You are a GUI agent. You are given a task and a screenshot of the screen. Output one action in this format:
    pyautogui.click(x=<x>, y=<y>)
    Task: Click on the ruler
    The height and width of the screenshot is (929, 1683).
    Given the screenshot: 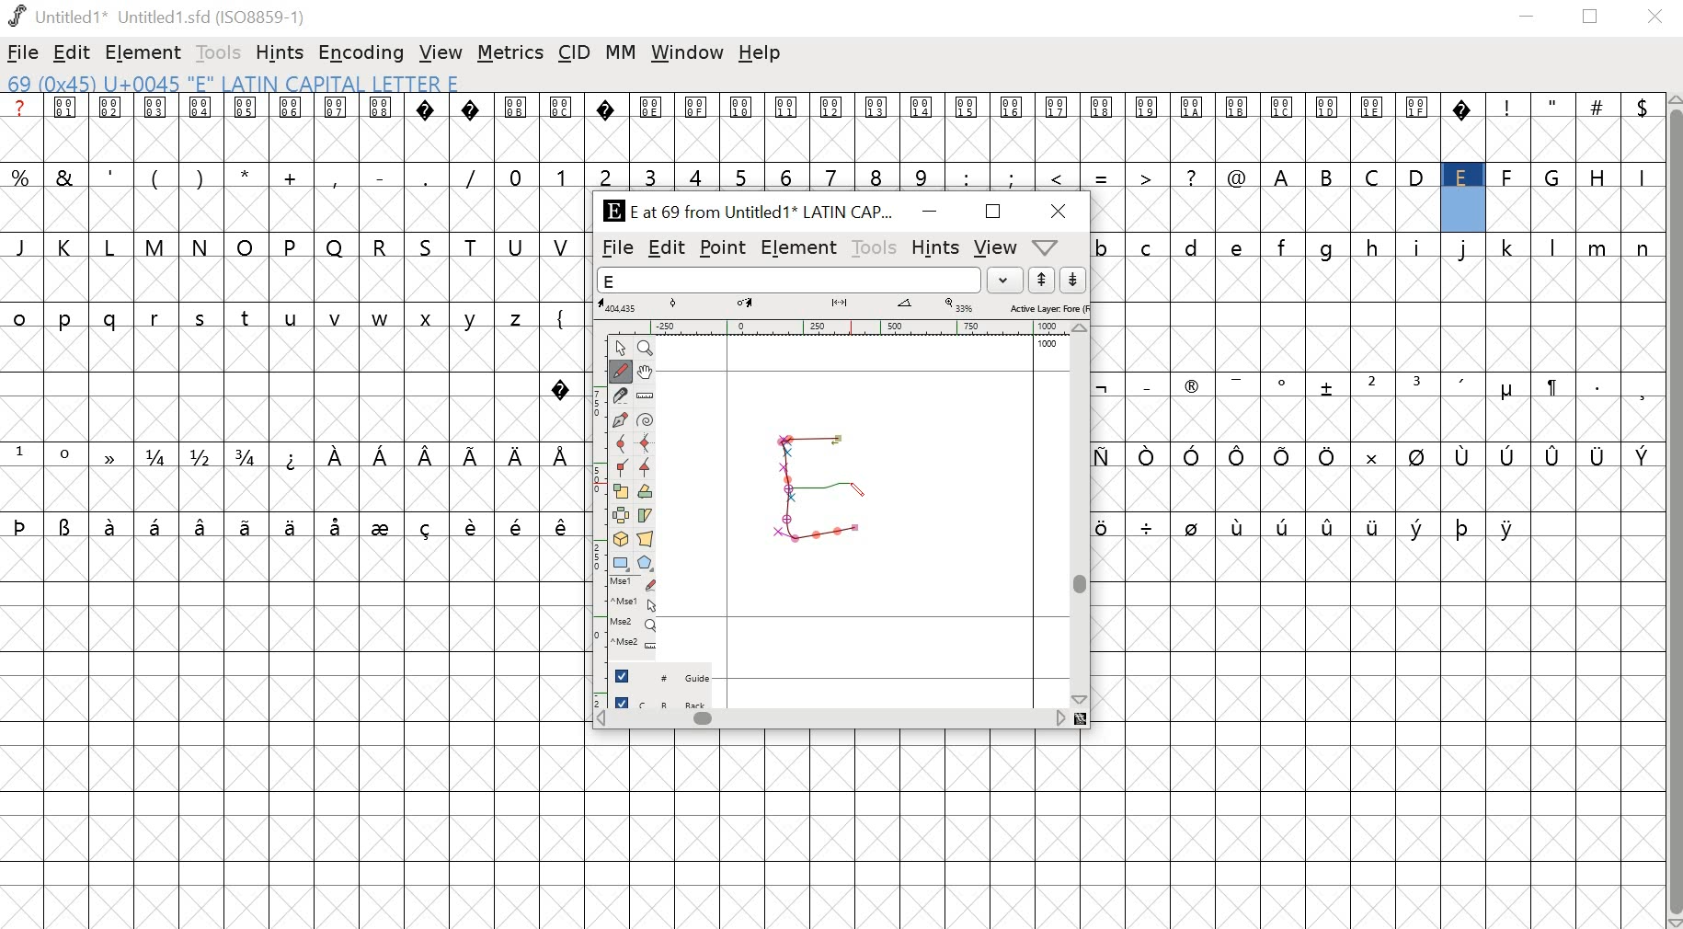 What is the action you would take?
    pyautogui.click(x=836, y=327)
    